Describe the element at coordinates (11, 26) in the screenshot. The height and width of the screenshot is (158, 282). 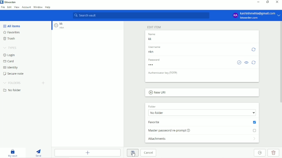
I see `All Items` at that location.